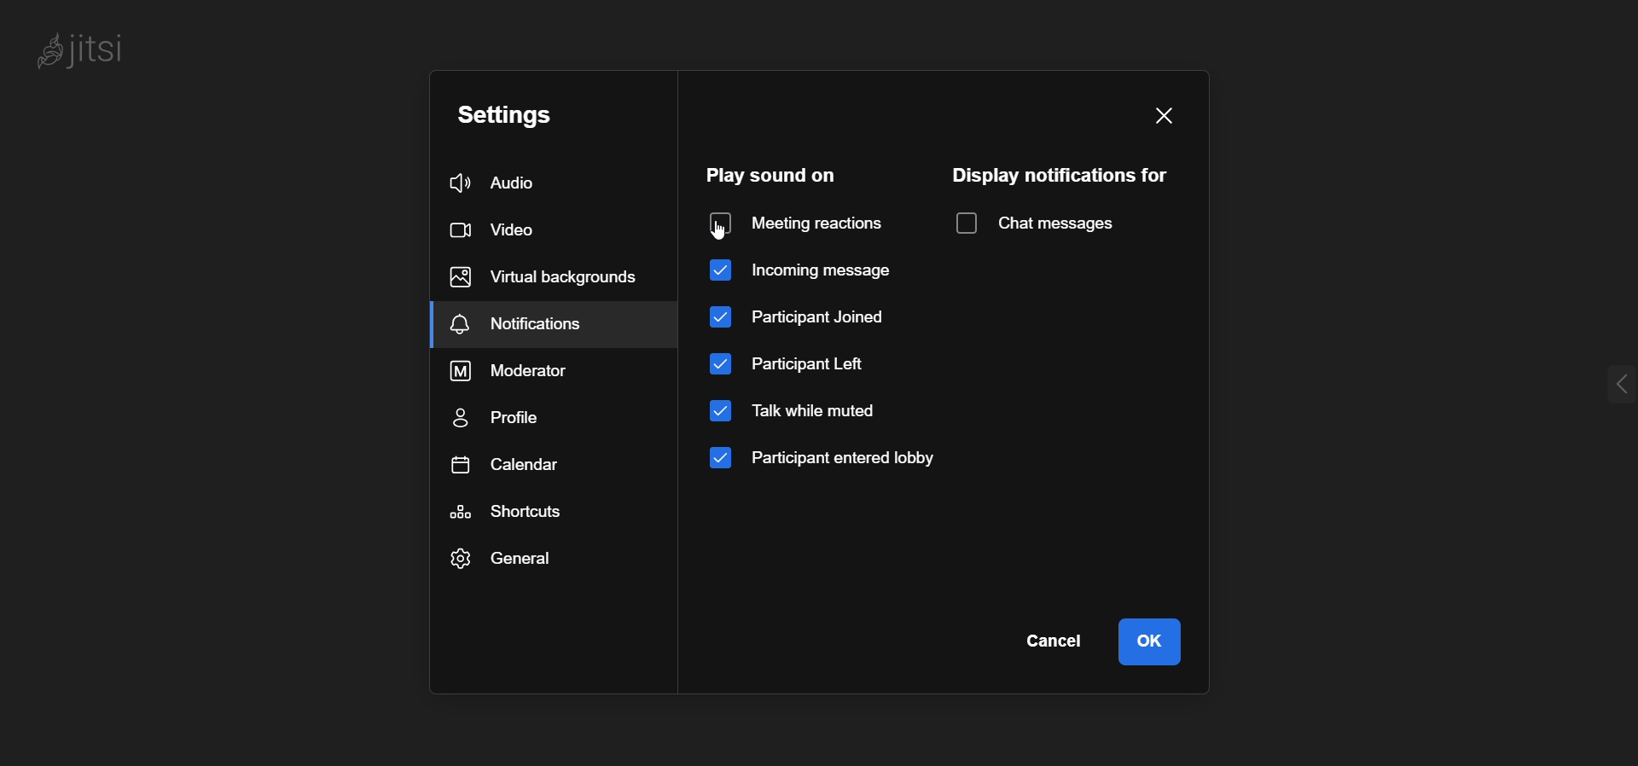 This screenshot has width=1638, height=766. Describe the element at coordinates (505, 558) in the screenshot. I see `general` at that location.